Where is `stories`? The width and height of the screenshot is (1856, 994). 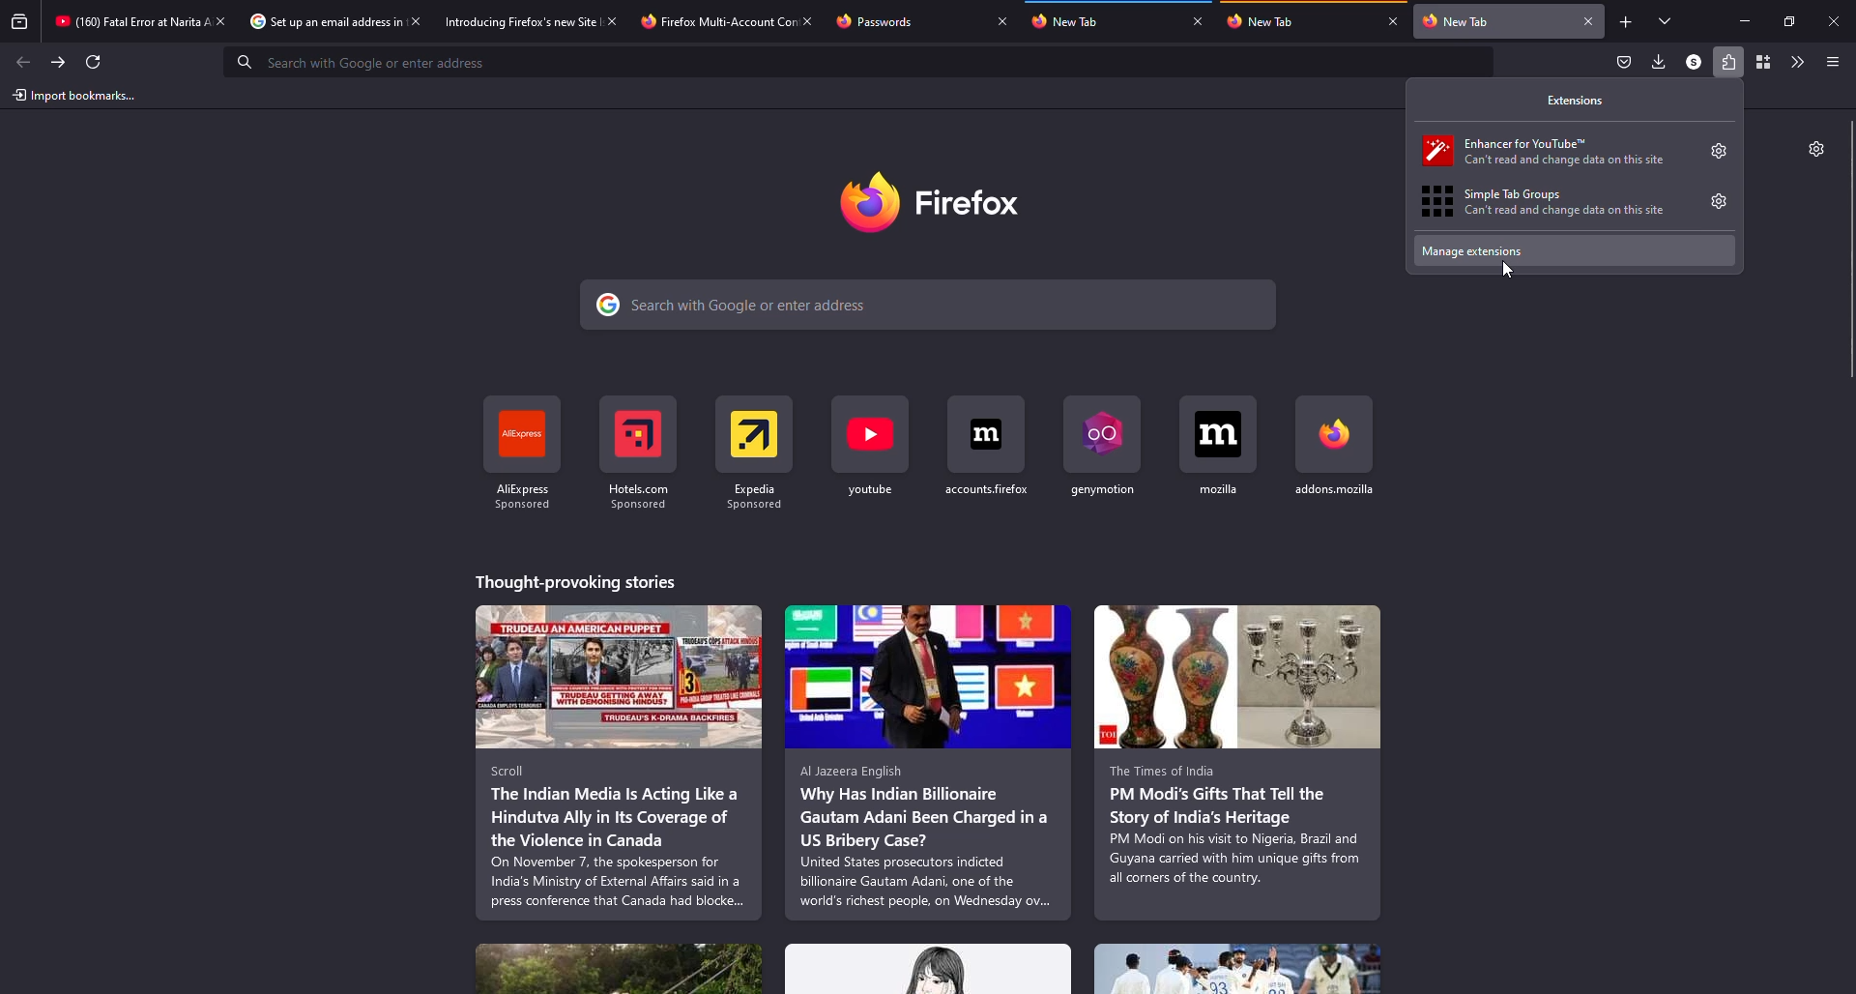 stories is located at coordinates (1239, 762).